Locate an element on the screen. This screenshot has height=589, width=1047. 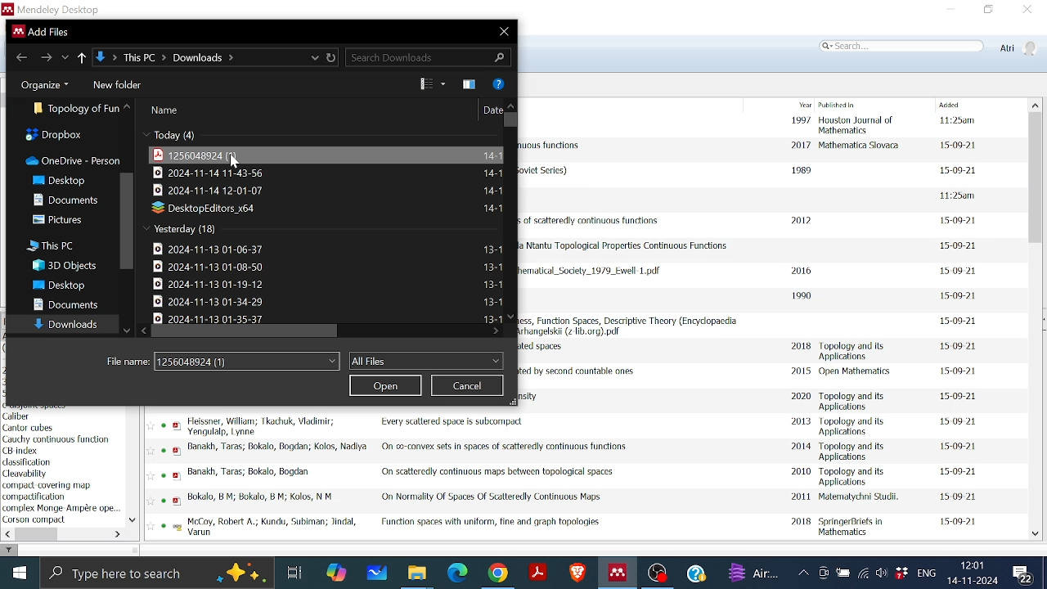
 is located at coordinates (1035, 103).